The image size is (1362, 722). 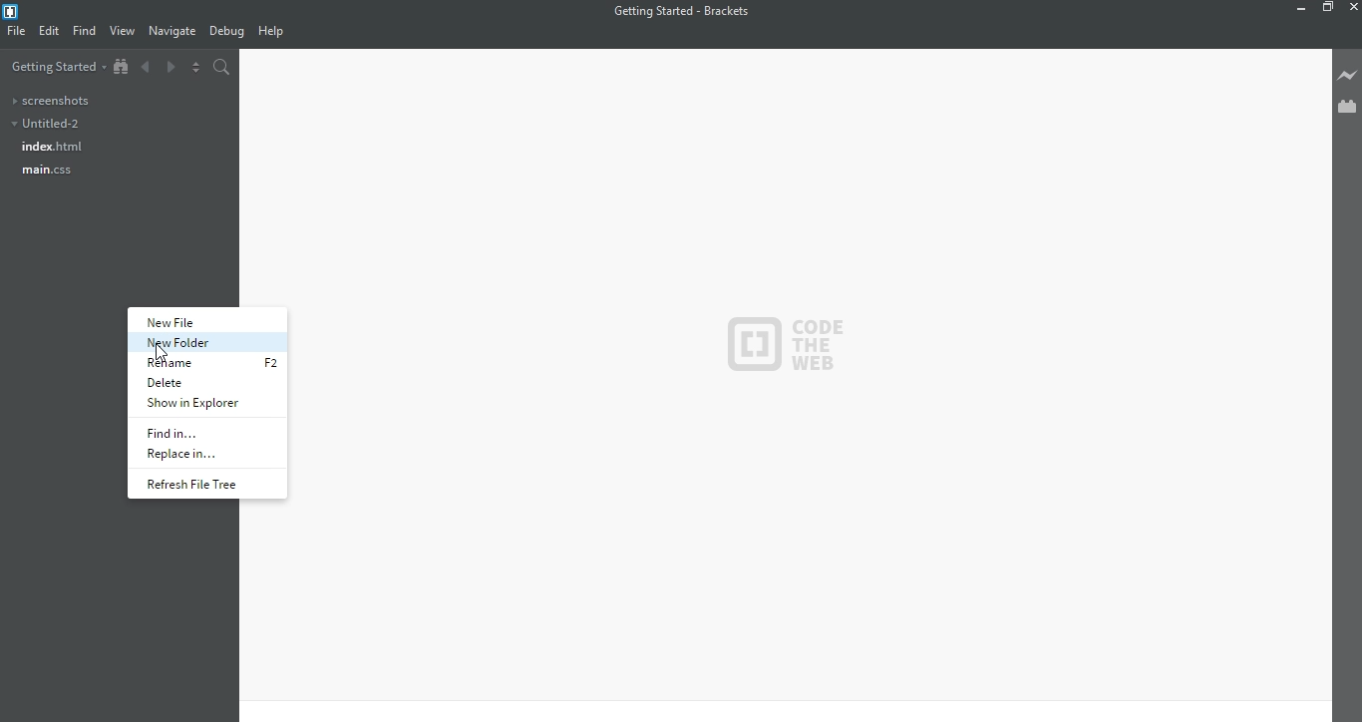 What do you see at coordinates (196, 67) in the screenshot?
I see `toggle` at bounding box center [196, 67].